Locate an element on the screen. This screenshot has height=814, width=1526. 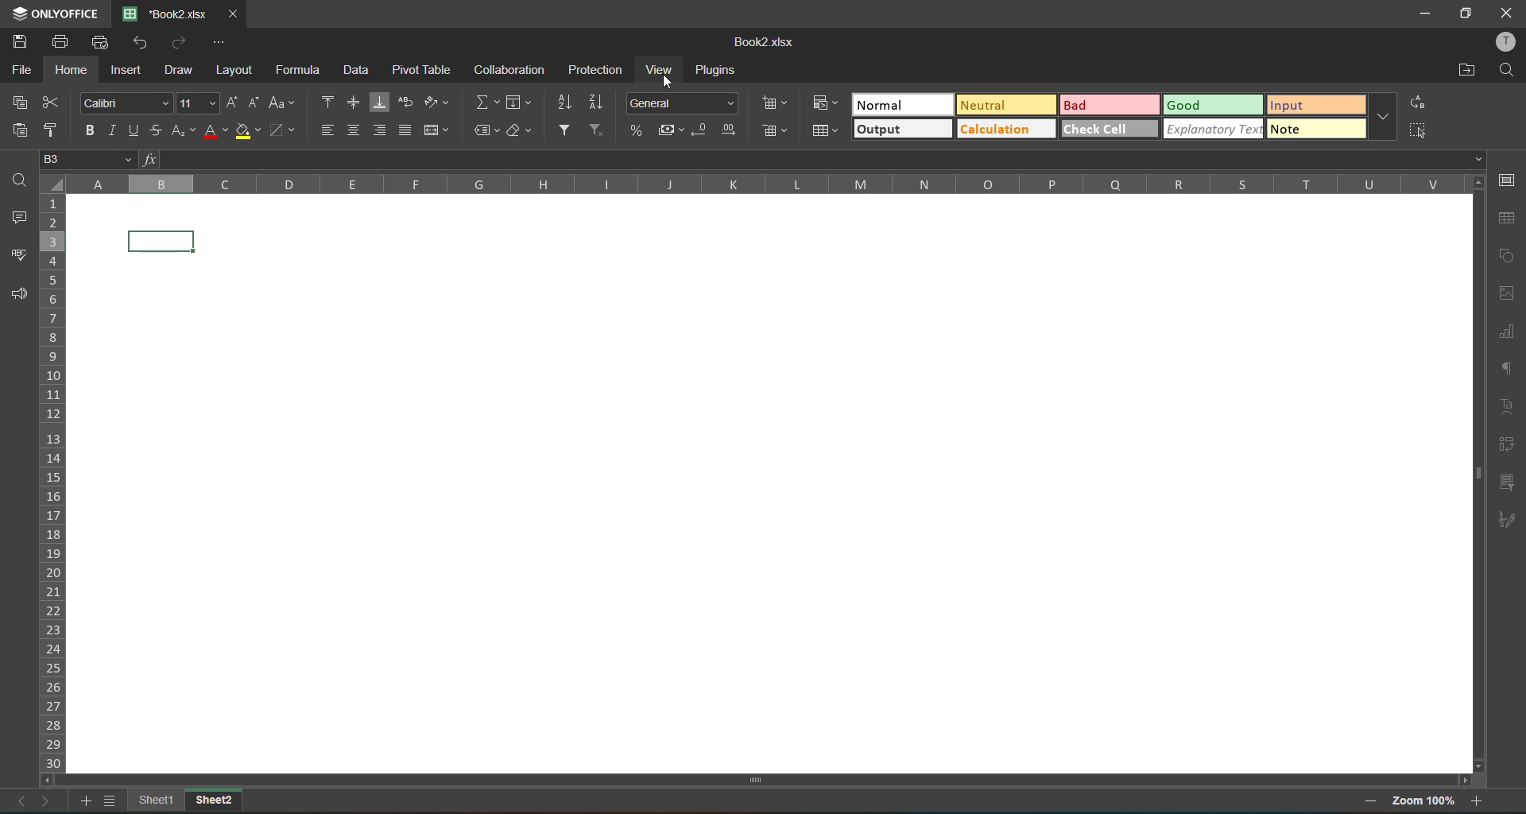
undo is located at coordinates (144, 41).